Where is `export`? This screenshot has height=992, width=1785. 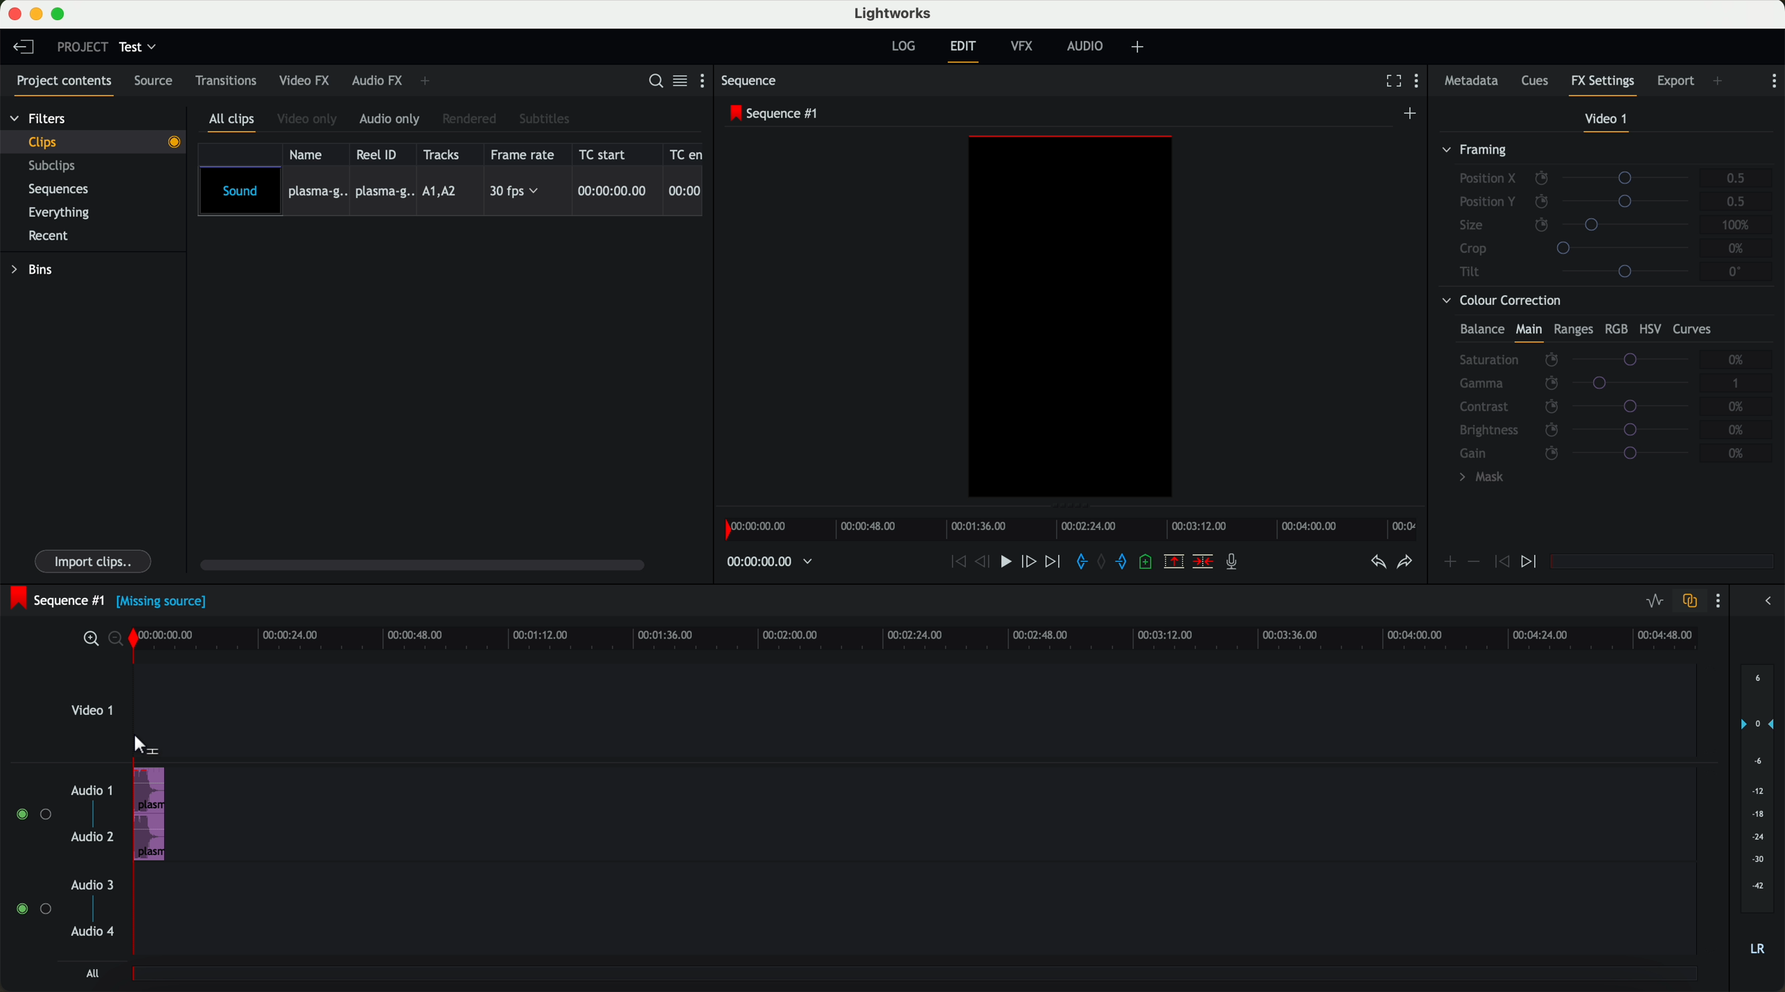 export is located at coordinates (1674, 80).